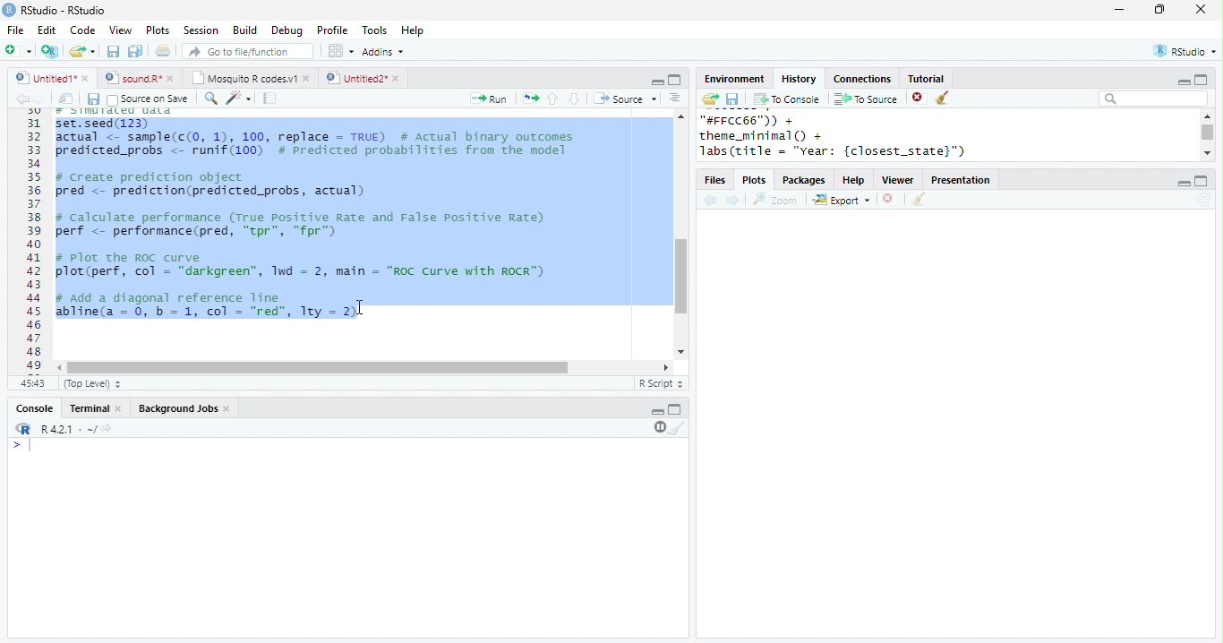 The image size is (1223, 643). What do you see at coordinates (733, 79) in the screenshot?
I see `Environment` at bounding box center [733, 79].